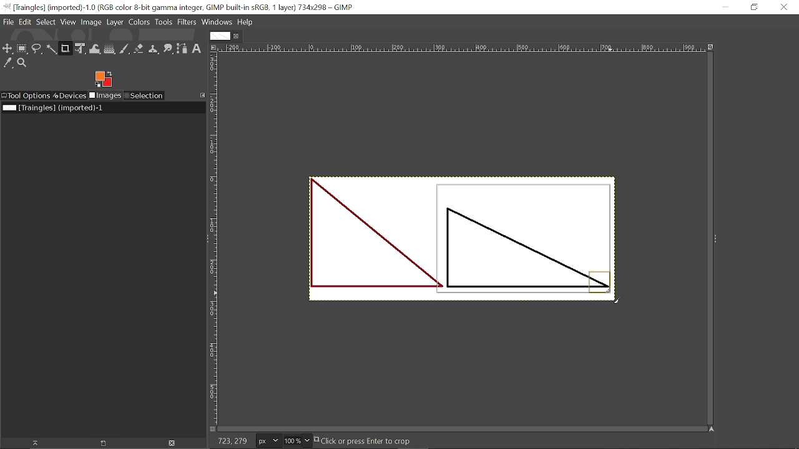 Image resolution: width=799 pixels, height=449 pixels. What do you see at coordinates (622, 299) in the screenshot?
I see `cursor` at bounding box center [622, 299].